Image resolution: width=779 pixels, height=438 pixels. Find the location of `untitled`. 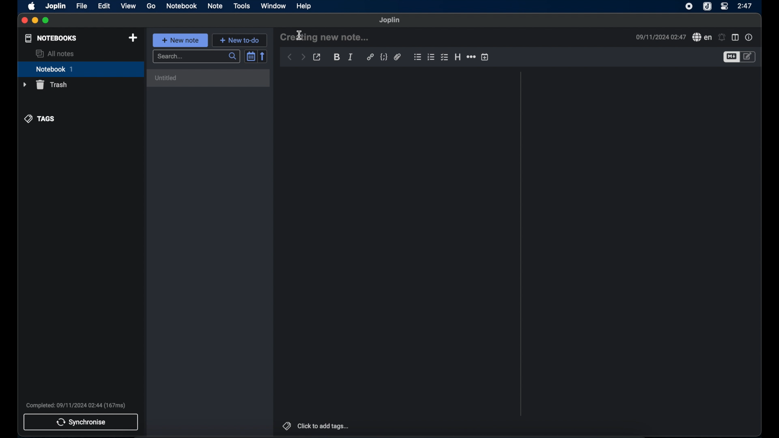

untitled is located at coordinates (209, 78).